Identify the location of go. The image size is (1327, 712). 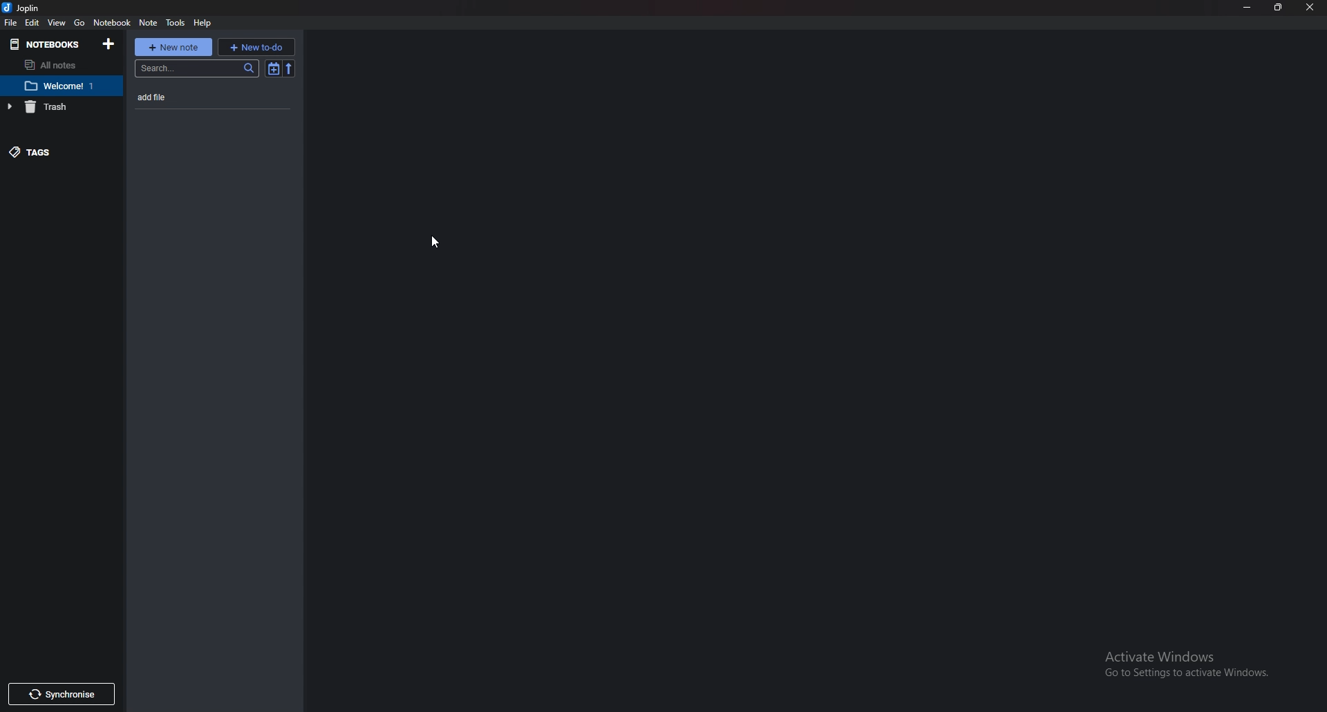
(79, 21).